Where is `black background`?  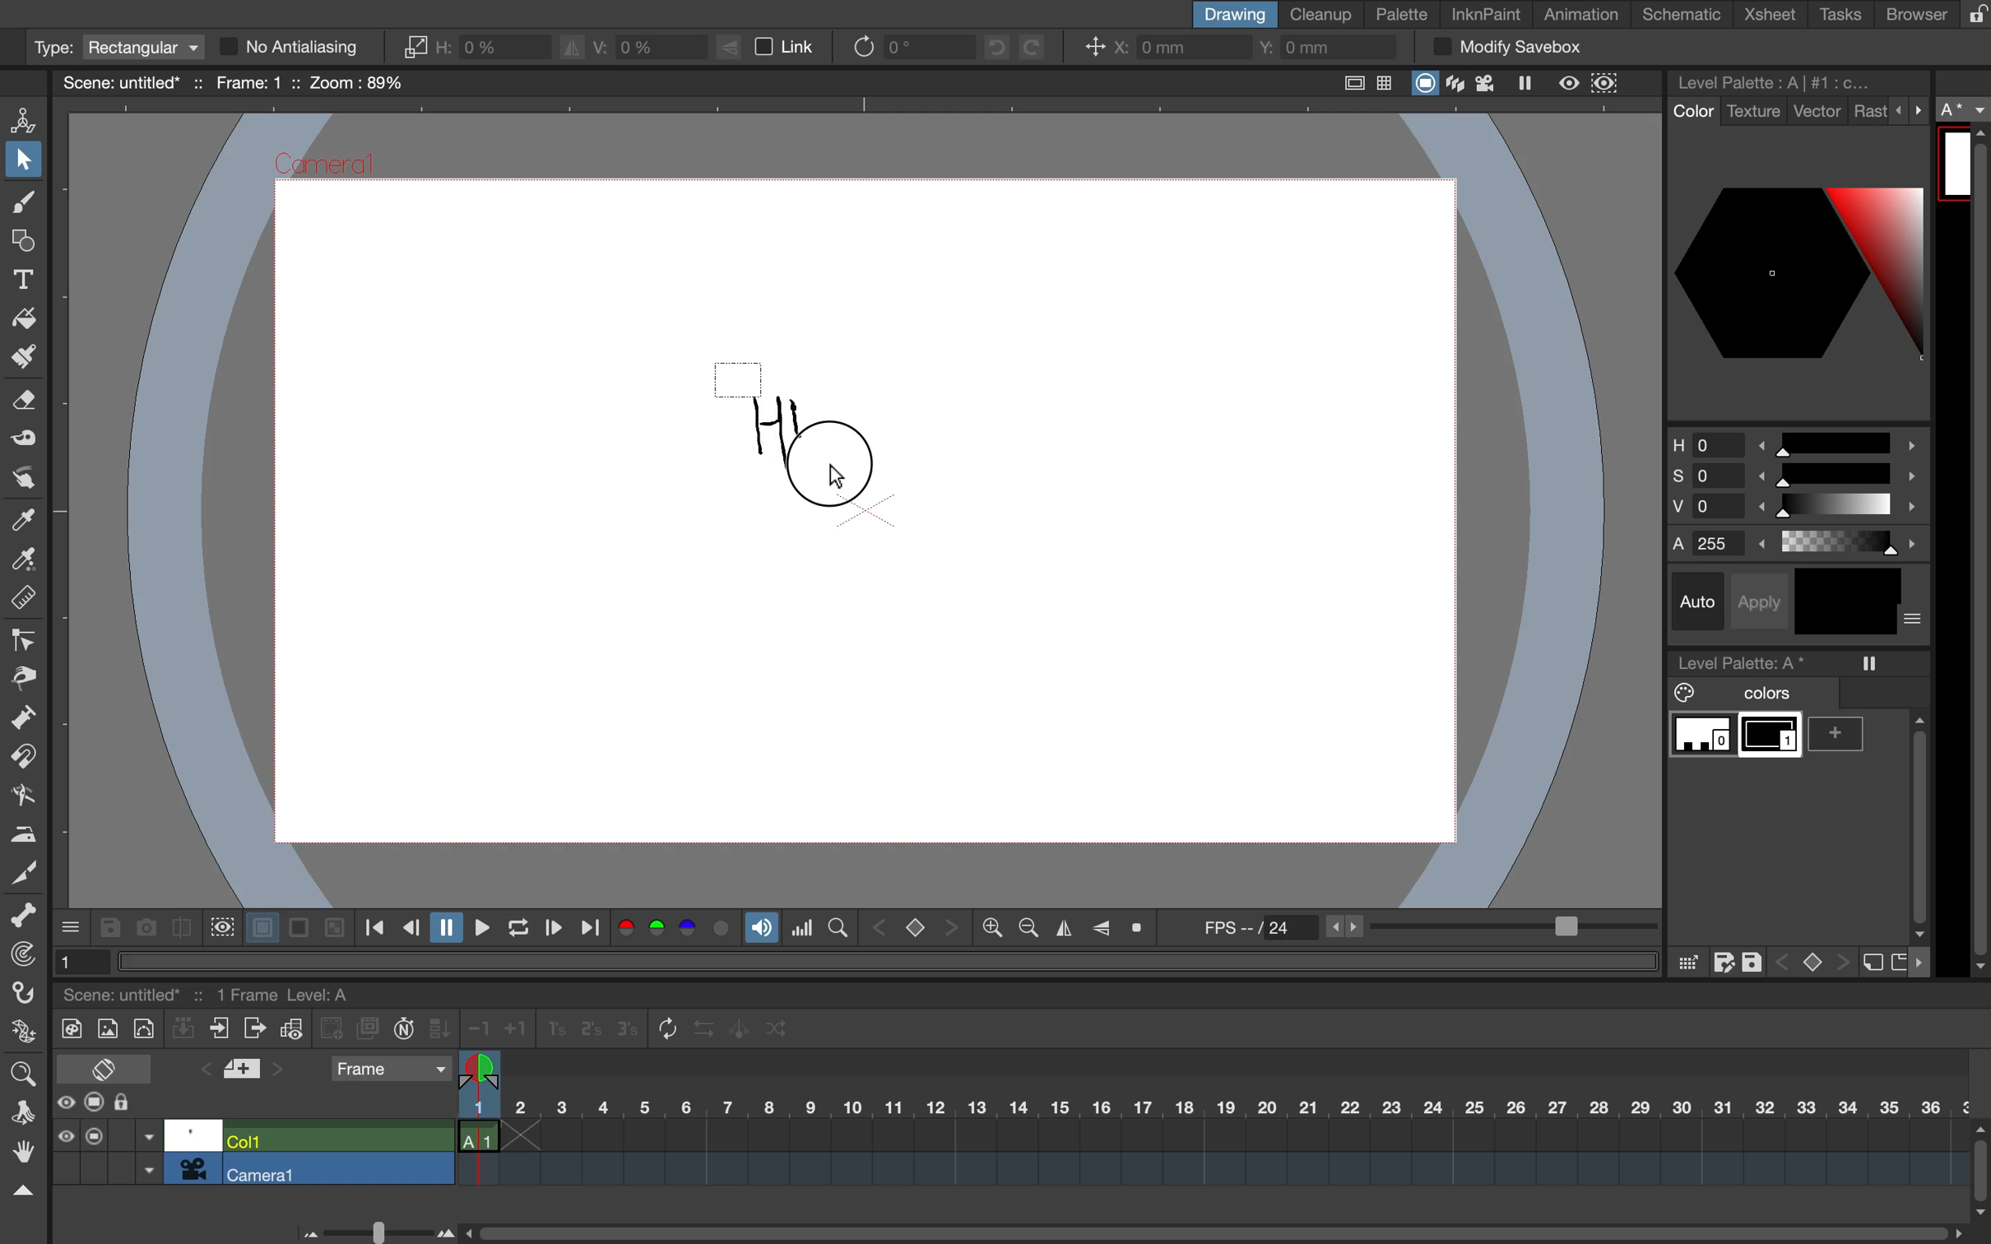
black background is located at coordinates (298, 929).